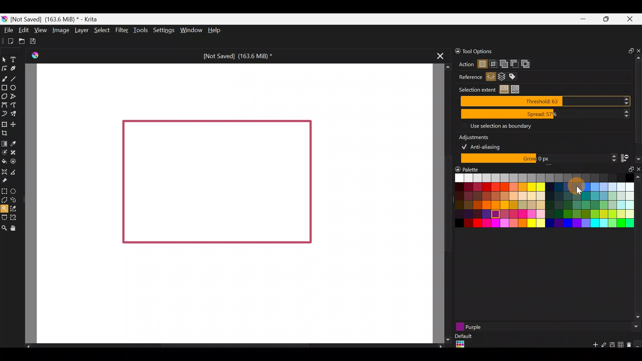 The height and width of the screenshot is (361, 642). What do you see at coordinates (101, 30) in the screenshot?
I see `Select` at bounding box center [101, 30].